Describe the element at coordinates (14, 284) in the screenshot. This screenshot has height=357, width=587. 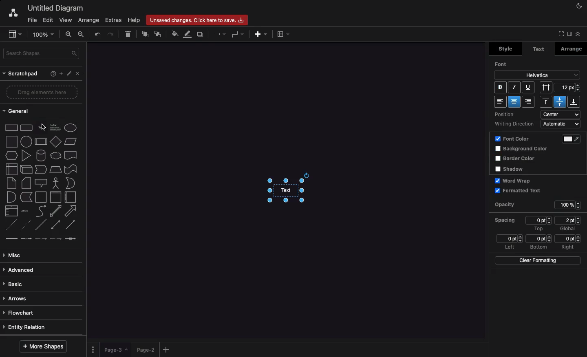
I see `Basic` at that location.